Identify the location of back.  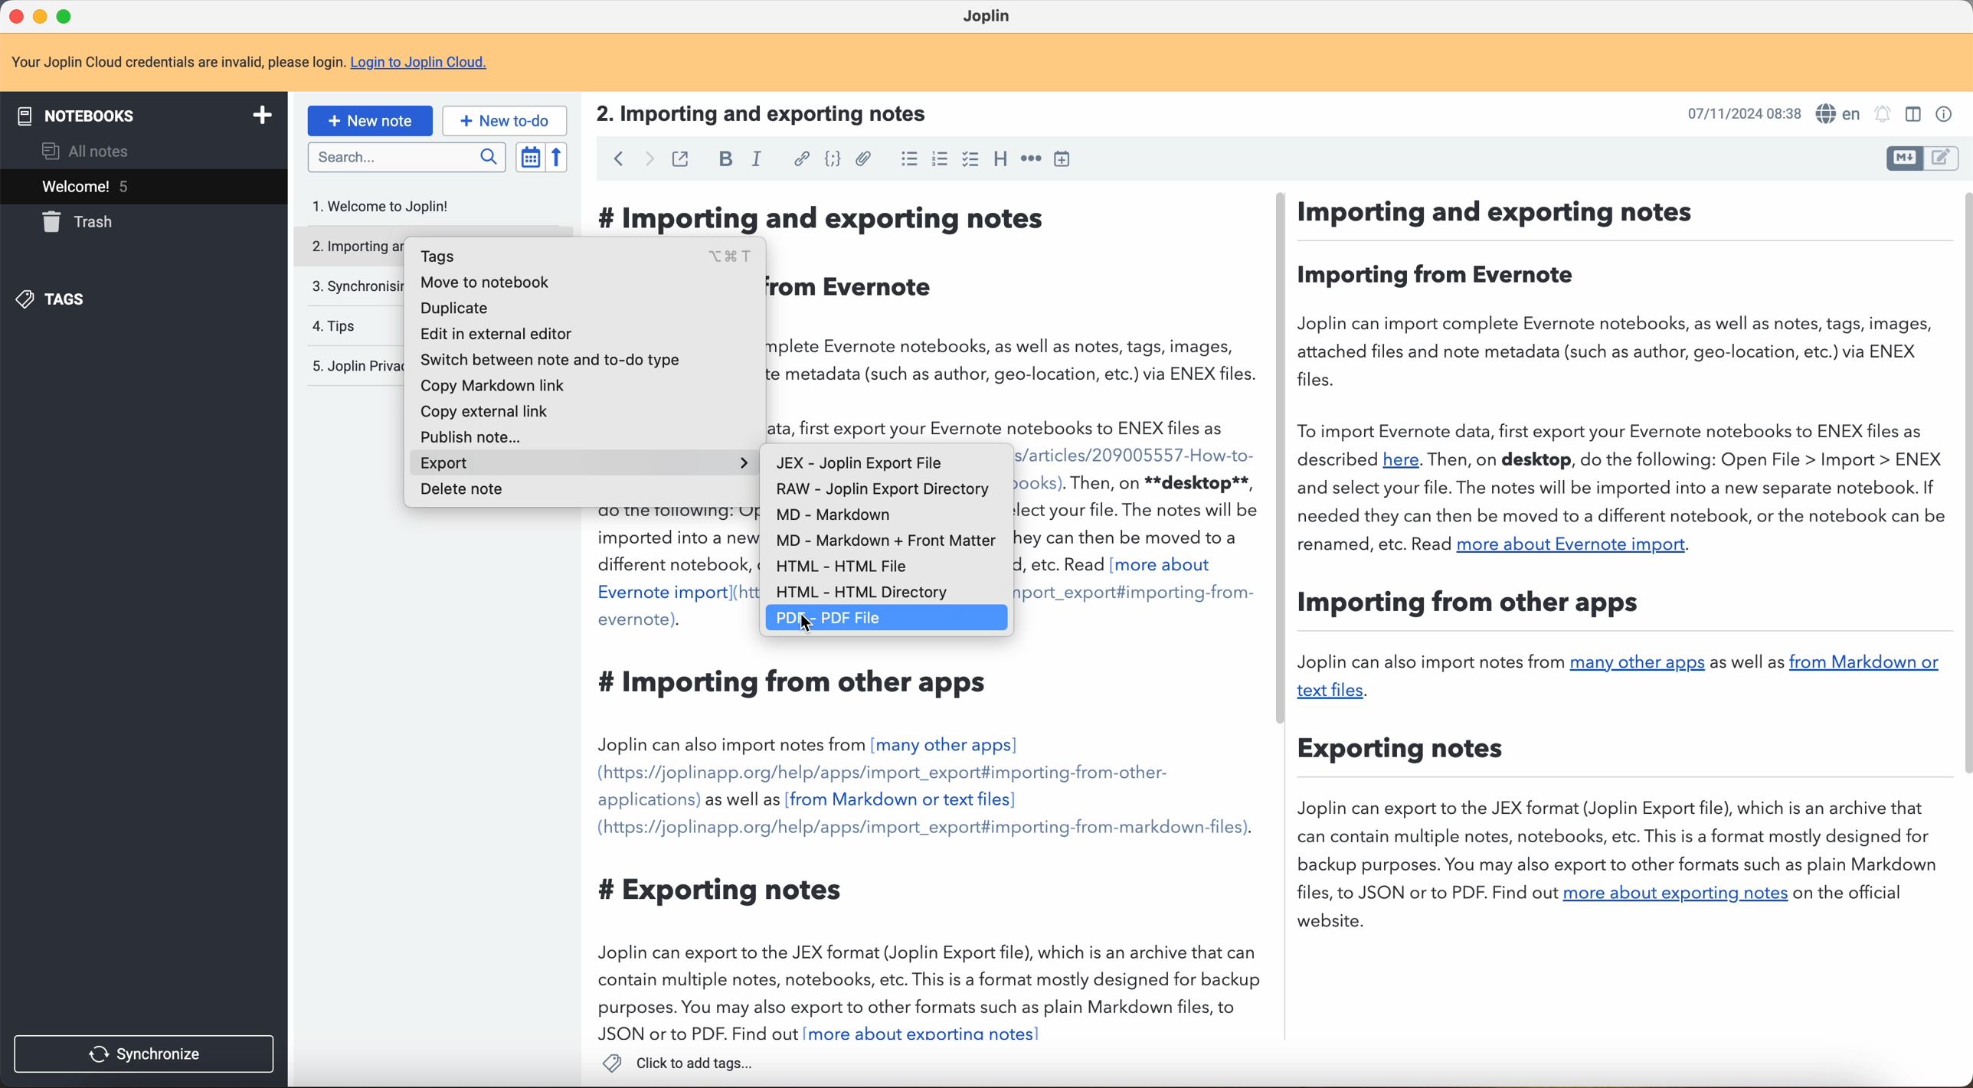
(614, 160).